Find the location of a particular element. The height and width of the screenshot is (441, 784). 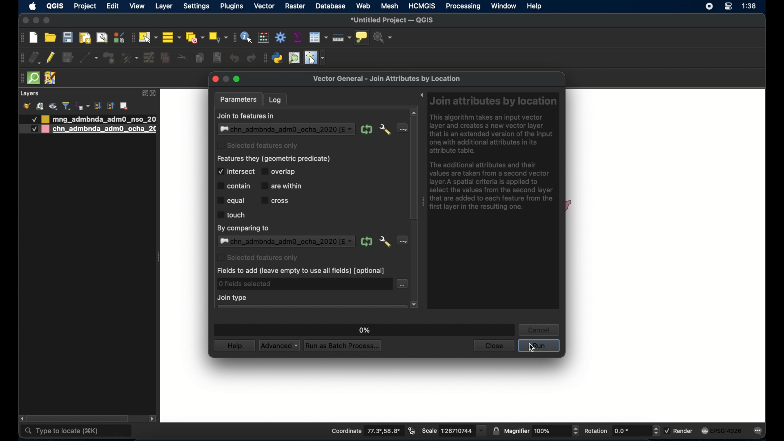

manage map themes is located at coordinates (53, 106).